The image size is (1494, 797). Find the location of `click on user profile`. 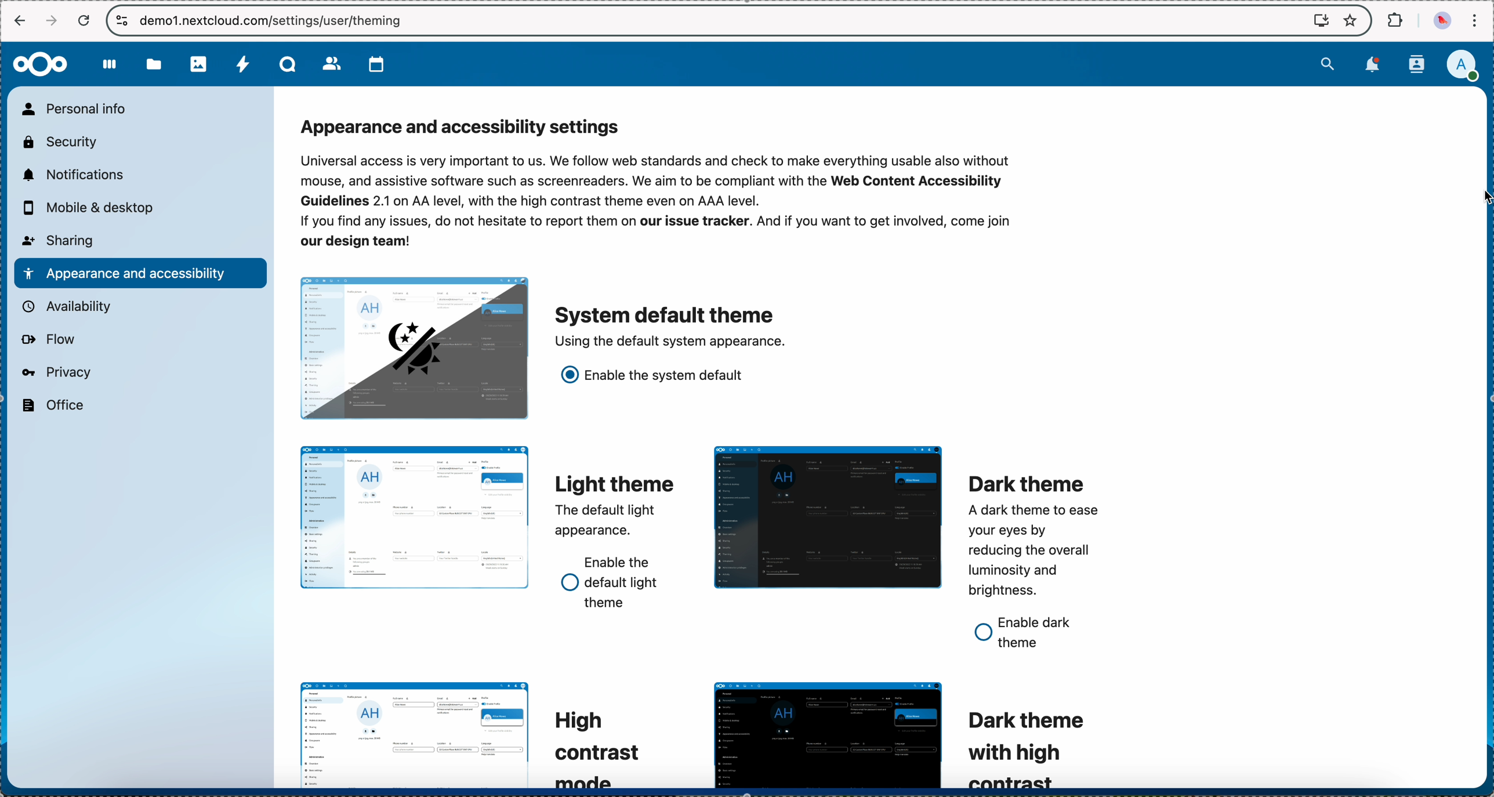

click on user profile is located at coordinates (1461, 66).